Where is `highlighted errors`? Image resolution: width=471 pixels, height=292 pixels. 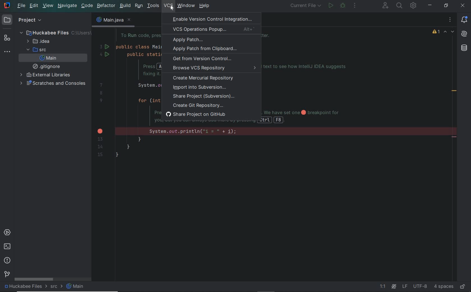
highlighted errors is located at coordinates (450, 32).